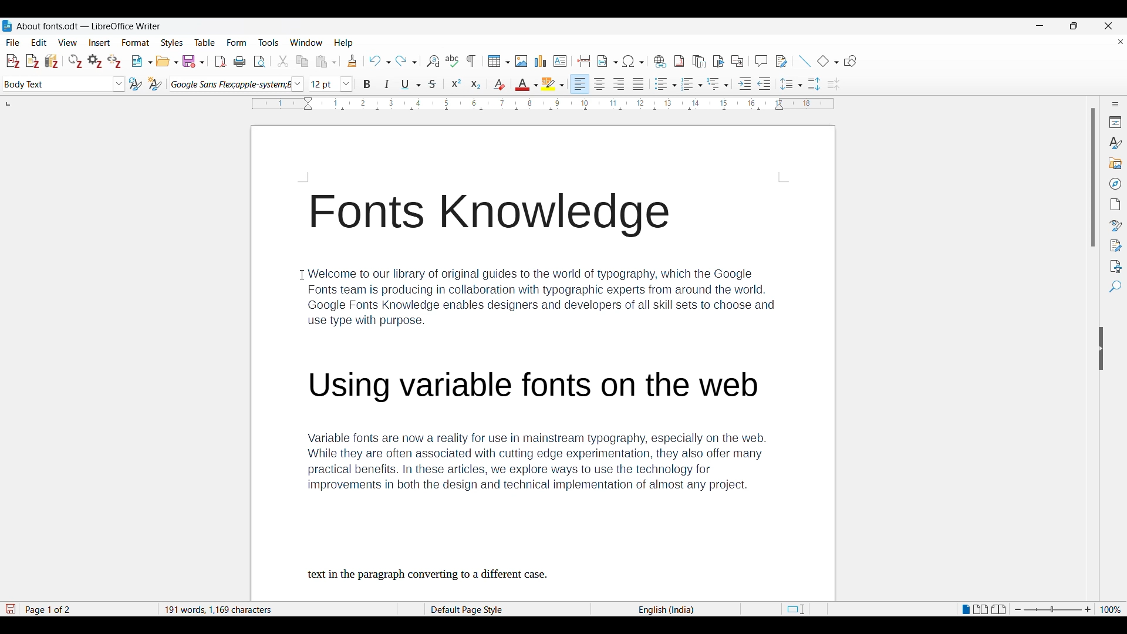 The height and width of the screenshot is (634, 1127). Describe the element at coordinates (791, 84) in the screenshot. I see `Set line spacing options` at that location.